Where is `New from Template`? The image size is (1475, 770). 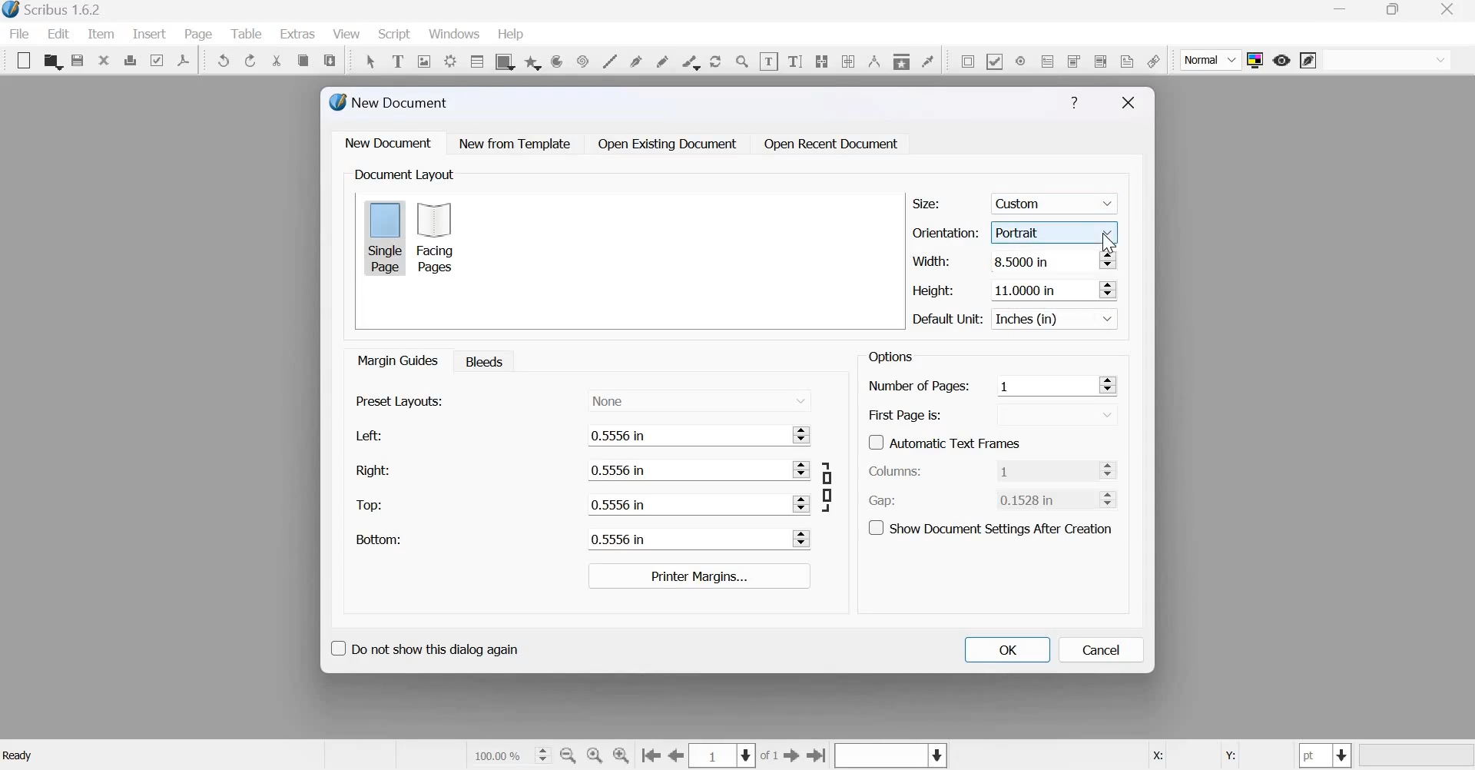
New from Template is located at coordinates (518, 143).